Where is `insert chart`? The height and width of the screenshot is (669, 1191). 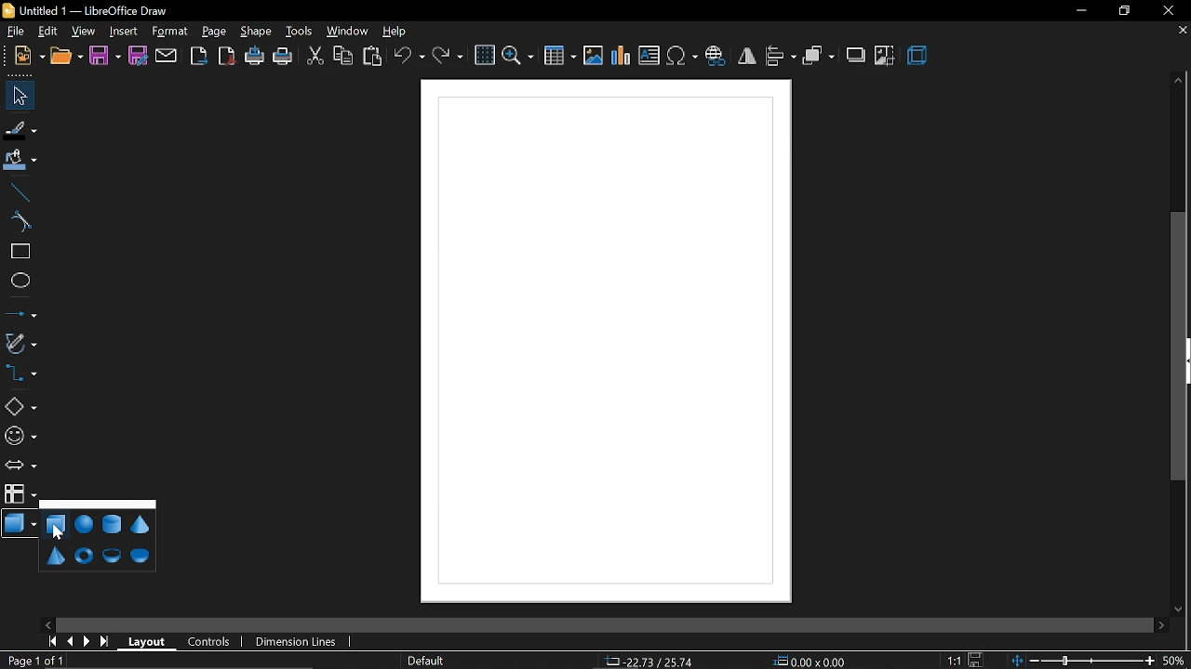 insert chart is located at coordinates (622, 56).